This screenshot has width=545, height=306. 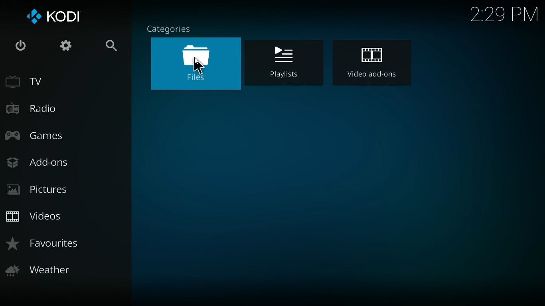 I want to click on favorites, so click(x=63, y=243).